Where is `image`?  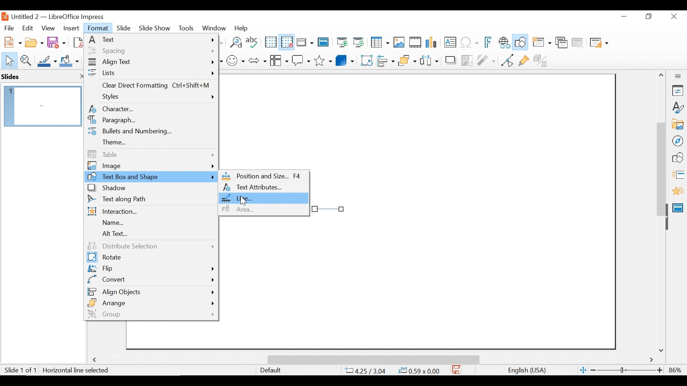
image is located at coordinates (151, 166).